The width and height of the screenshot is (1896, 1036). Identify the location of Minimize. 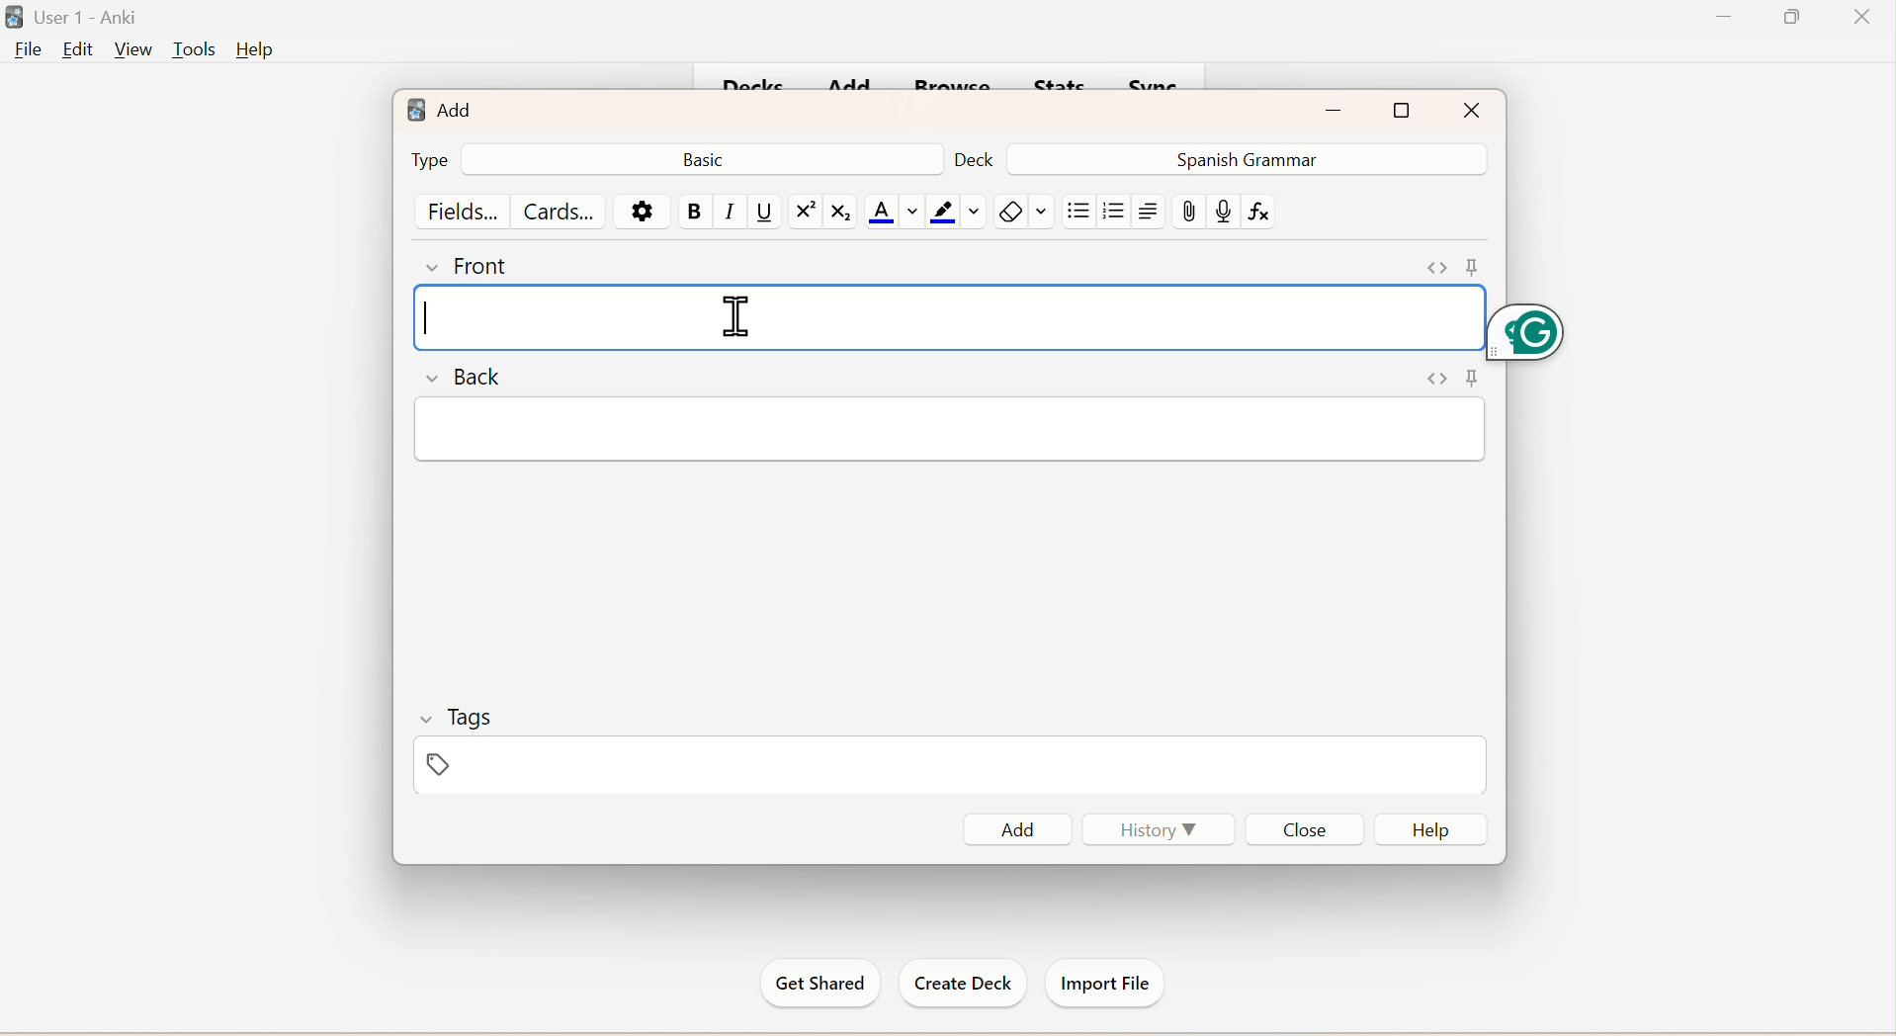
(1340, 108).